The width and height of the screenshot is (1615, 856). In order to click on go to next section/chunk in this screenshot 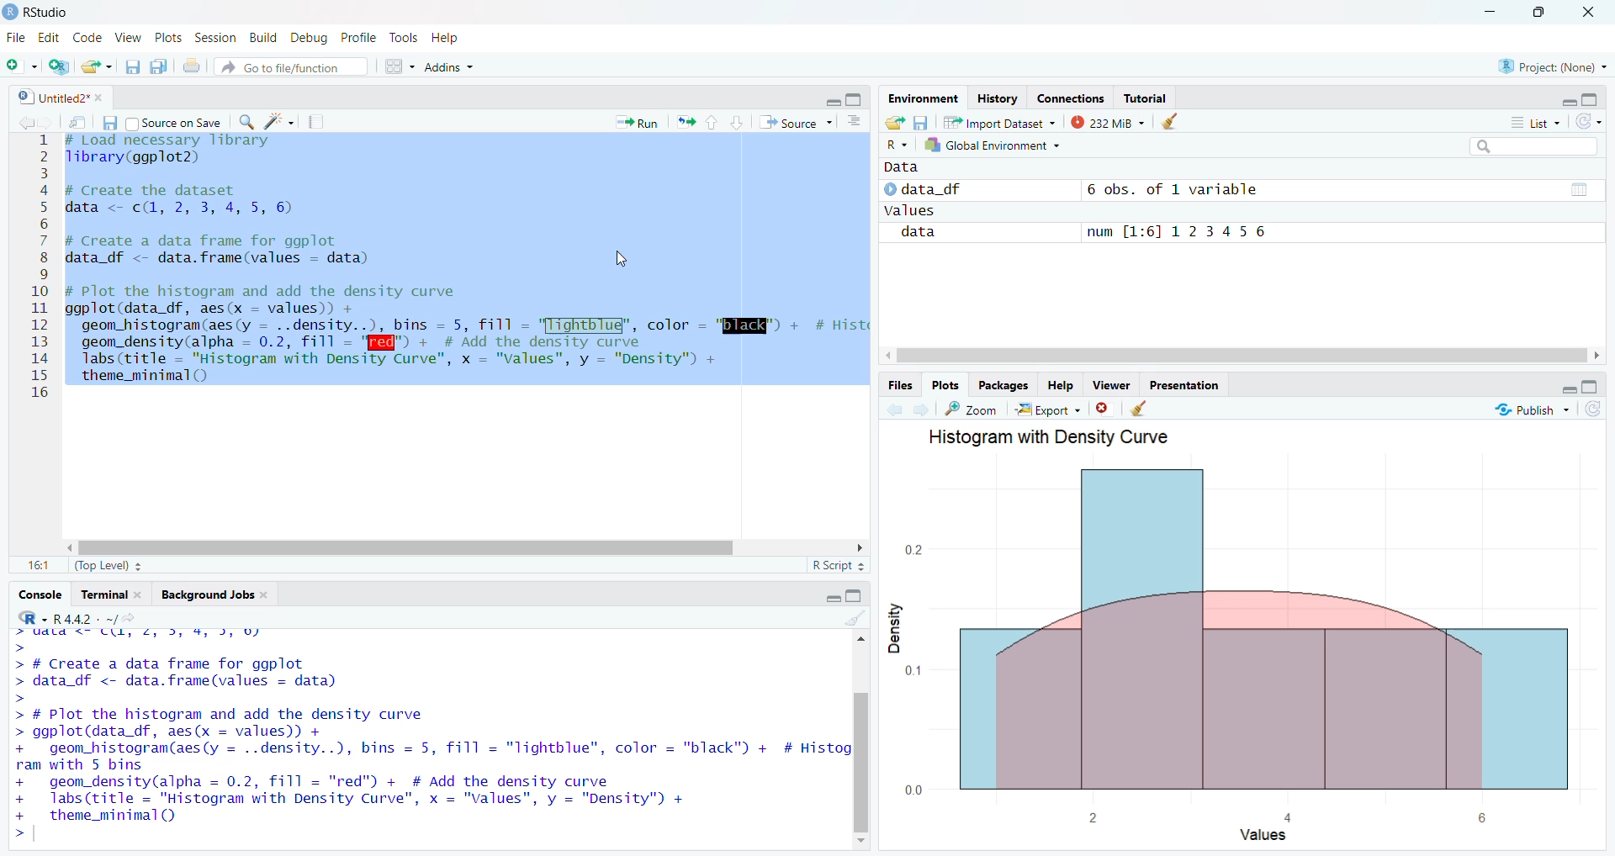, I will do `click(737, 124)`.